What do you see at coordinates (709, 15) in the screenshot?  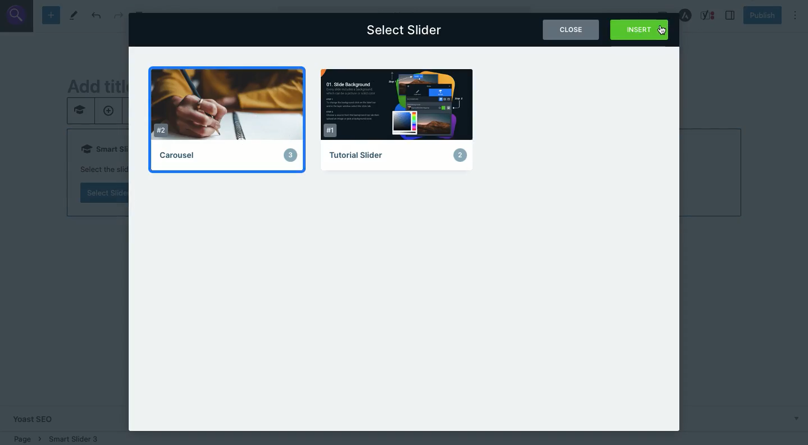 I see `Yoast` at bounding box center [709, 15].